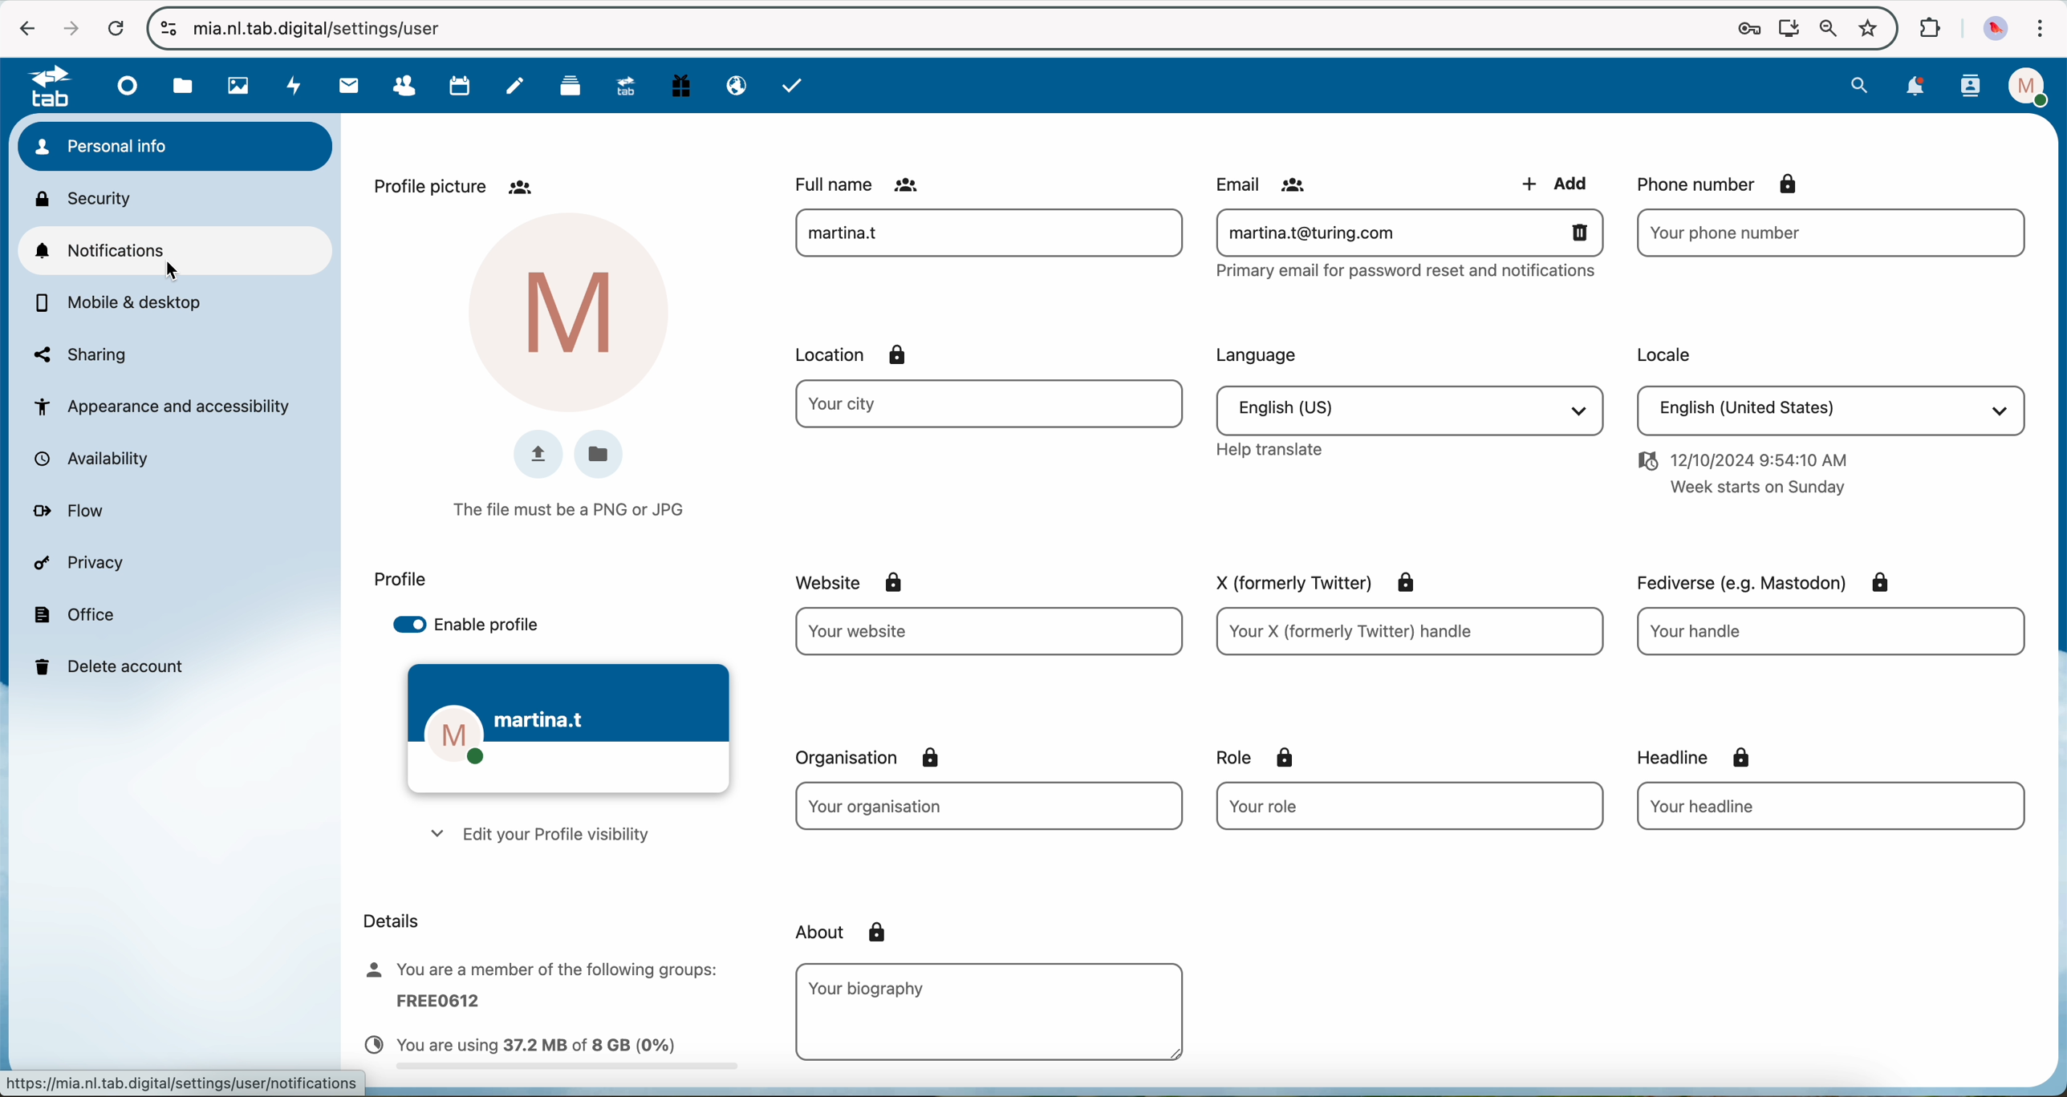 This screenshot has width=2067, height=1097. What do you see at coordinates (1413, 632) in the screenshot?
I see `X` at bounding box center [1413, 632].